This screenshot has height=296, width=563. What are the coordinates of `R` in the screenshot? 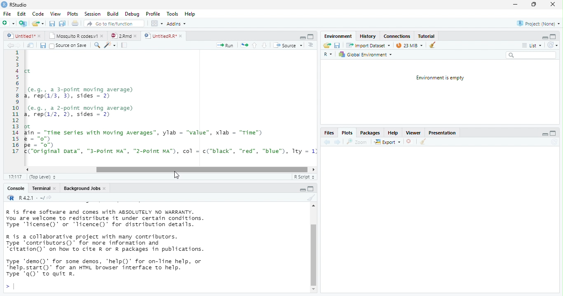 It's located at (10, 197).